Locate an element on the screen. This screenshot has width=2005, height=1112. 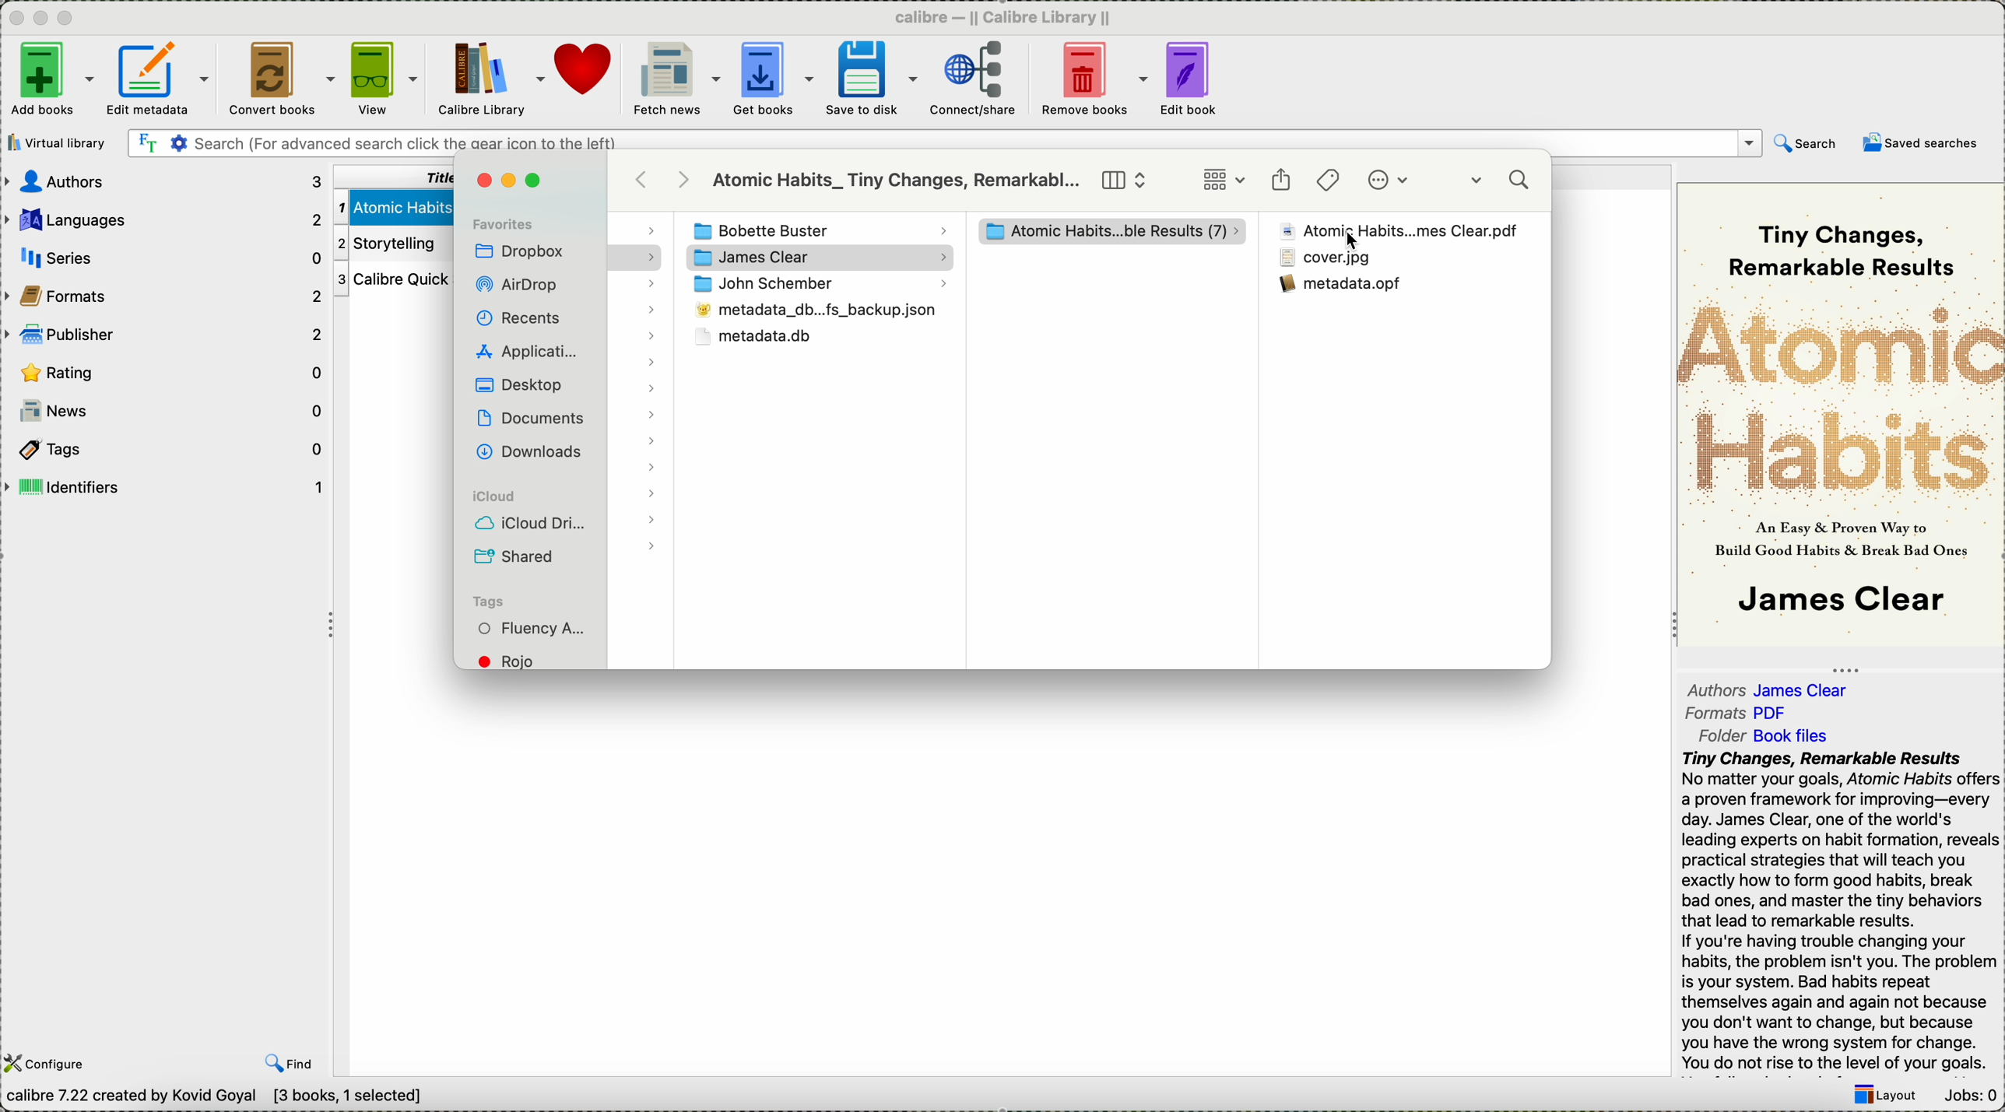
virtual library is located at coordinates (60, 142).